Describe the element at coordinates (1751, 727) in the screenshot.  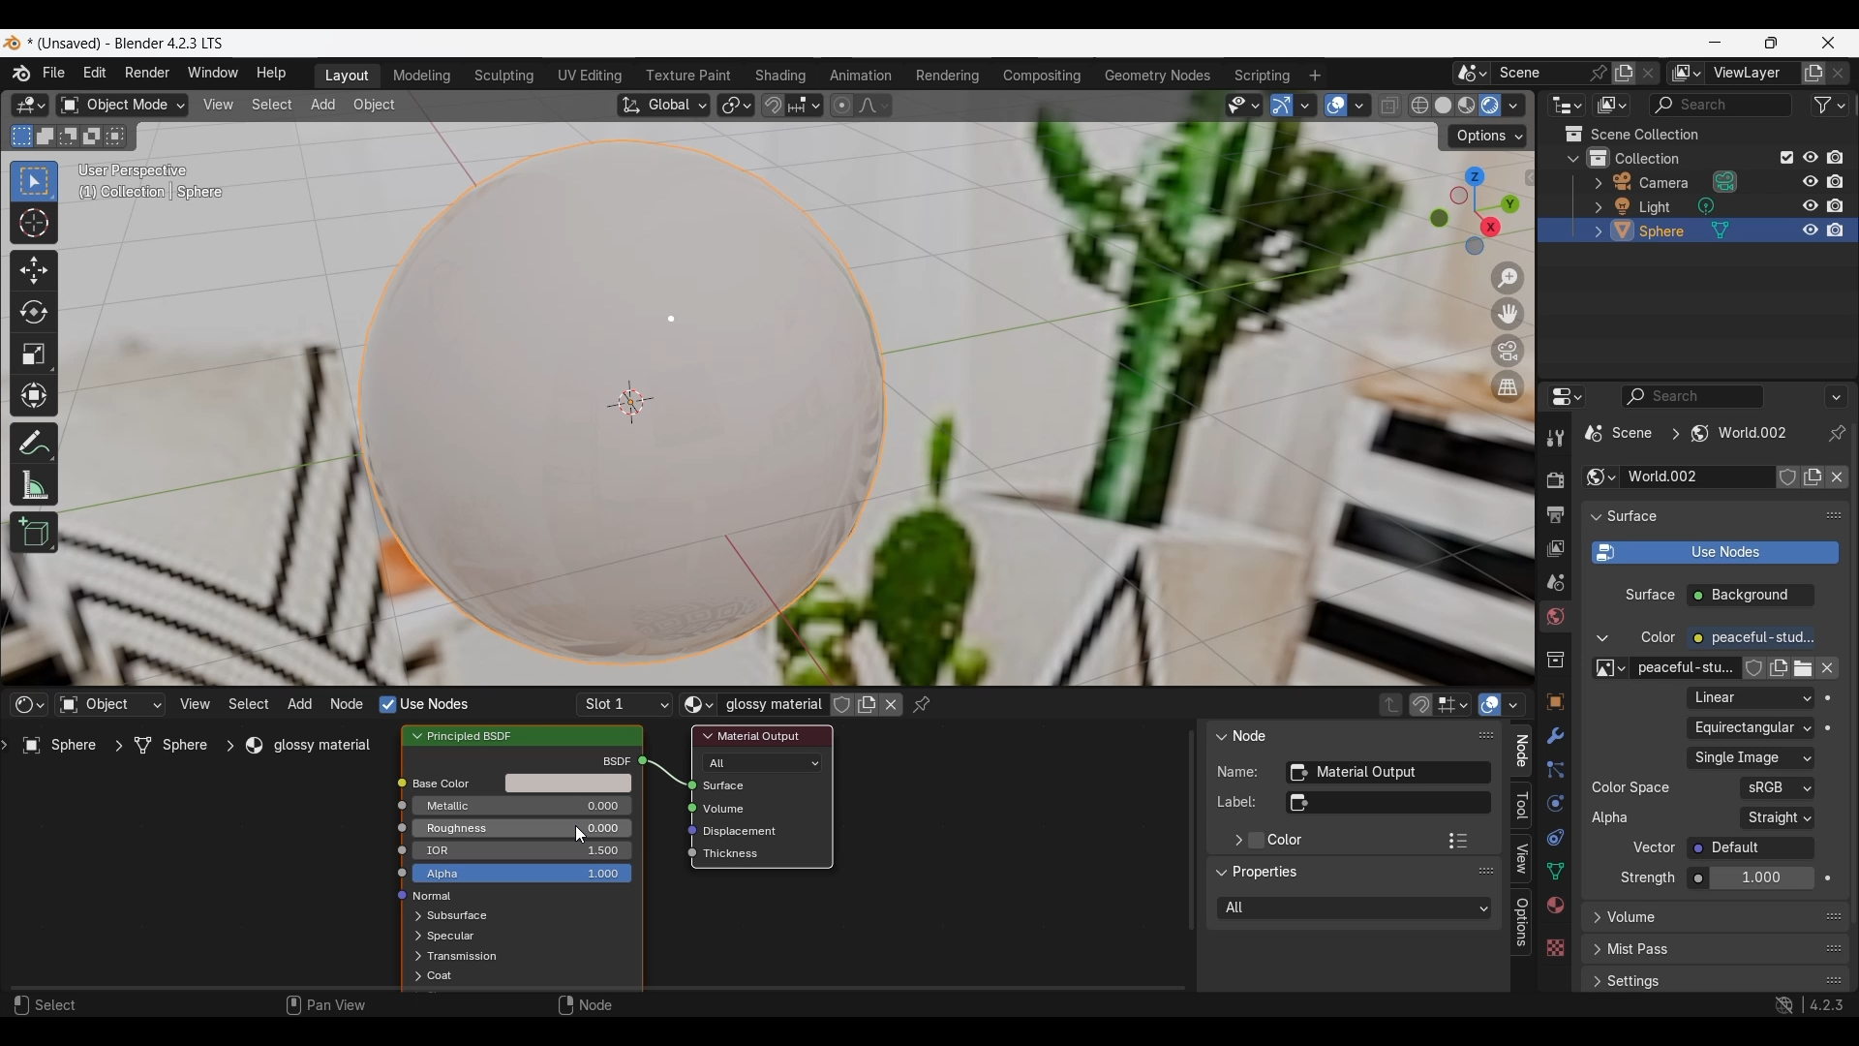
I see `Projection of the input image` at that location.